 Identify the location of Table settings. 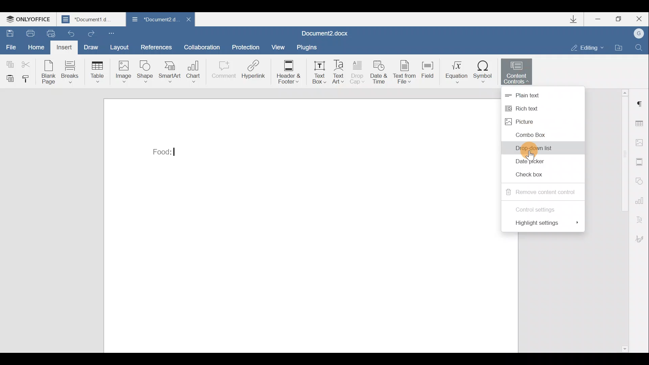
(641, 124).